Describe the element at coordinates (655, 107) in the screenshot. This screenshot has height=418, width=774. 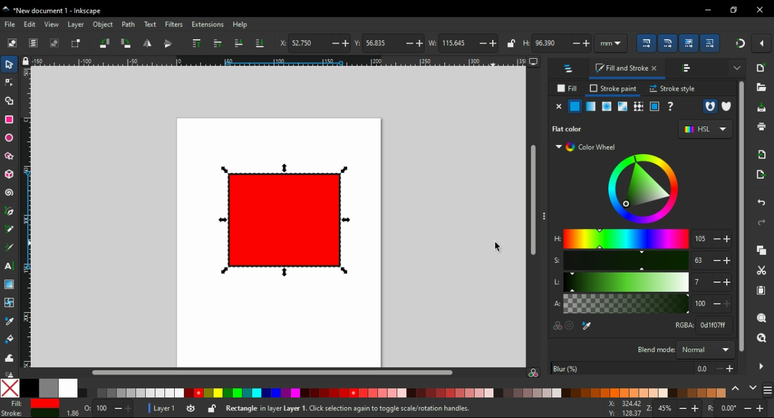
I see `swatch` at that location.